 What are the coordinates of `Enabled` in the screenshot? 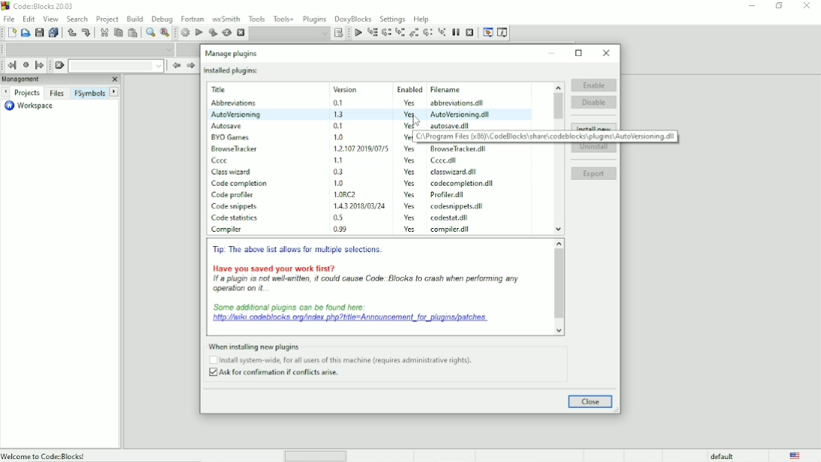 It's located at (409, 90).